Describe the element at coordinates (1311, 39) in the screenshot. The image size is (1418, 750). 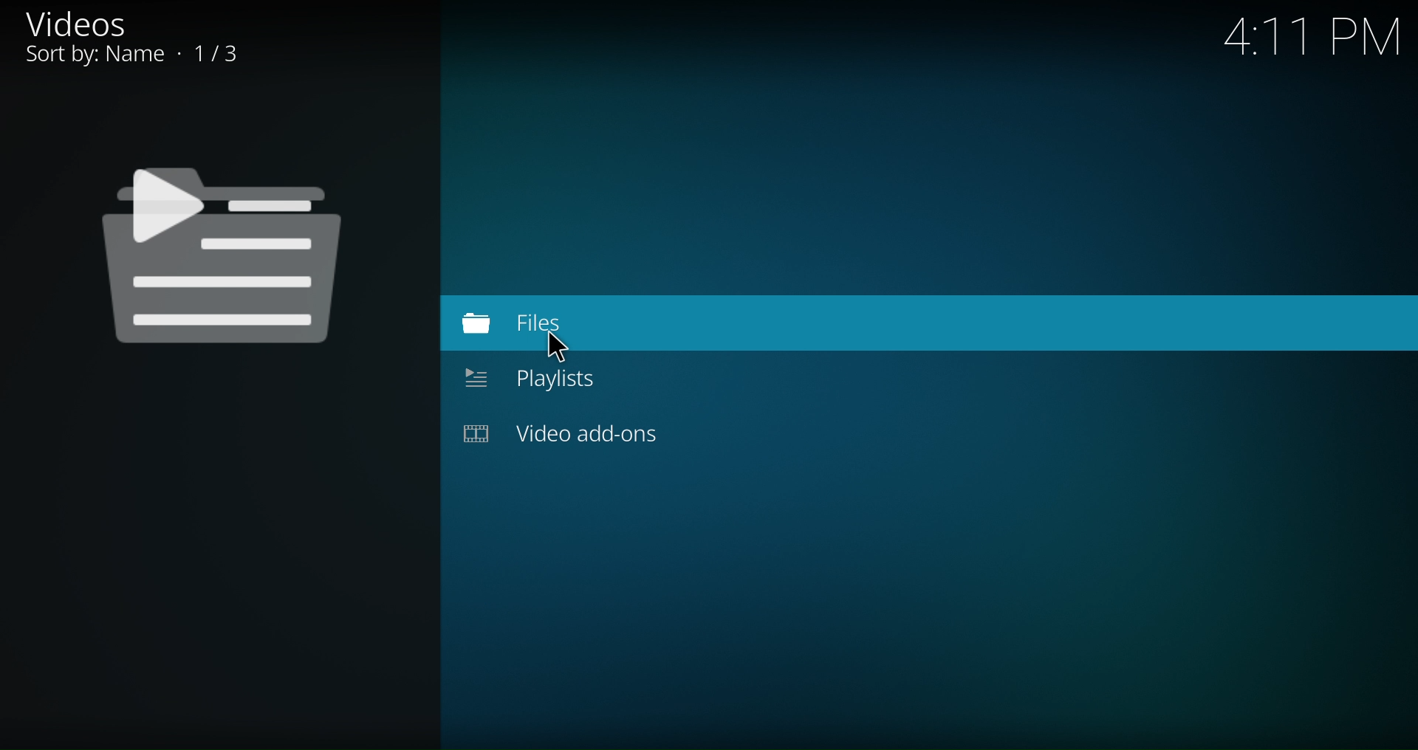
I see `4:11 PM` at that location.